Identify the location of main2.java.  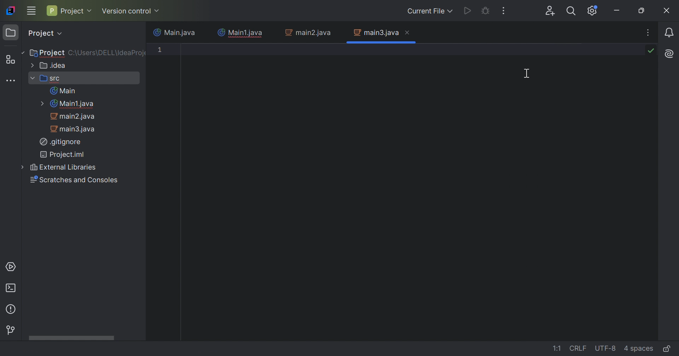
(308, 33).